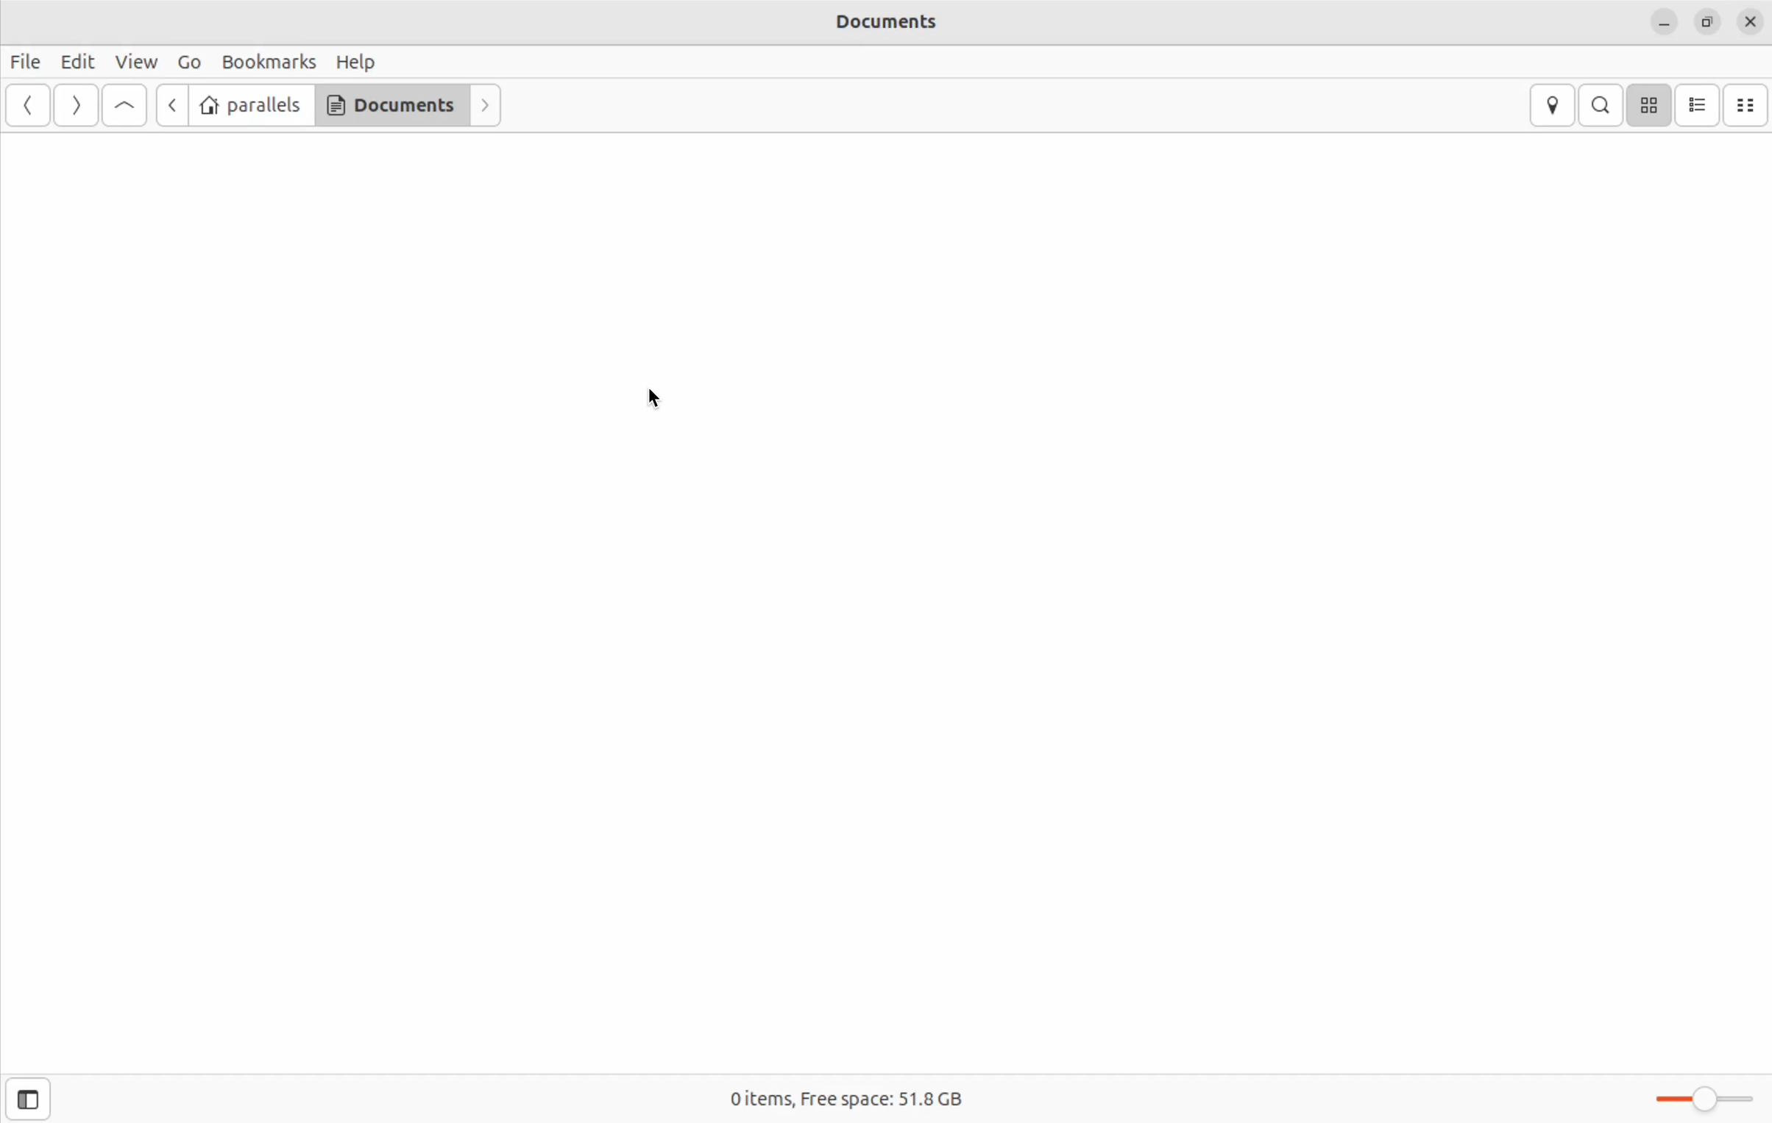 This screenshot has height=1123, width=1772. Describe the element at coordinates (77, 62) in the screenshot. I see `Edit` at that location.